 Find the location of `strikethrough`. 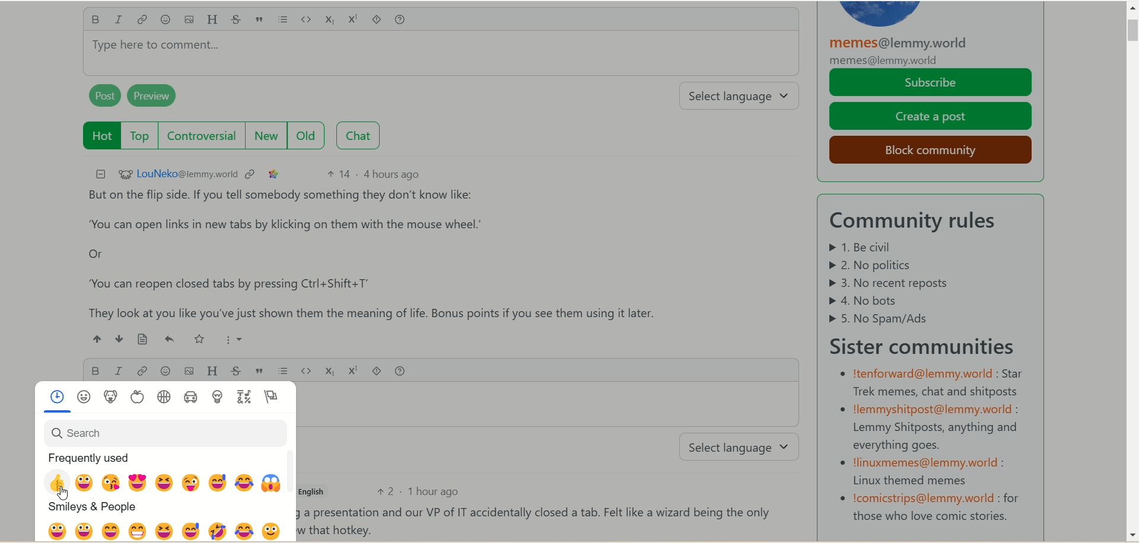

strikethrough is located at coordinates (236, 20).